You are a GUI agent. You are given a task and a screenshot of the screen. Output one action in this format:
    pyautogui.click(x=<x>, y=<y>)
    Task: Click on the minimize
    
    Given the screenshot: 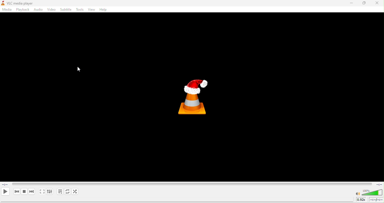 What is the action you would take?
    pyautogui.click(x=351, y=3)
    